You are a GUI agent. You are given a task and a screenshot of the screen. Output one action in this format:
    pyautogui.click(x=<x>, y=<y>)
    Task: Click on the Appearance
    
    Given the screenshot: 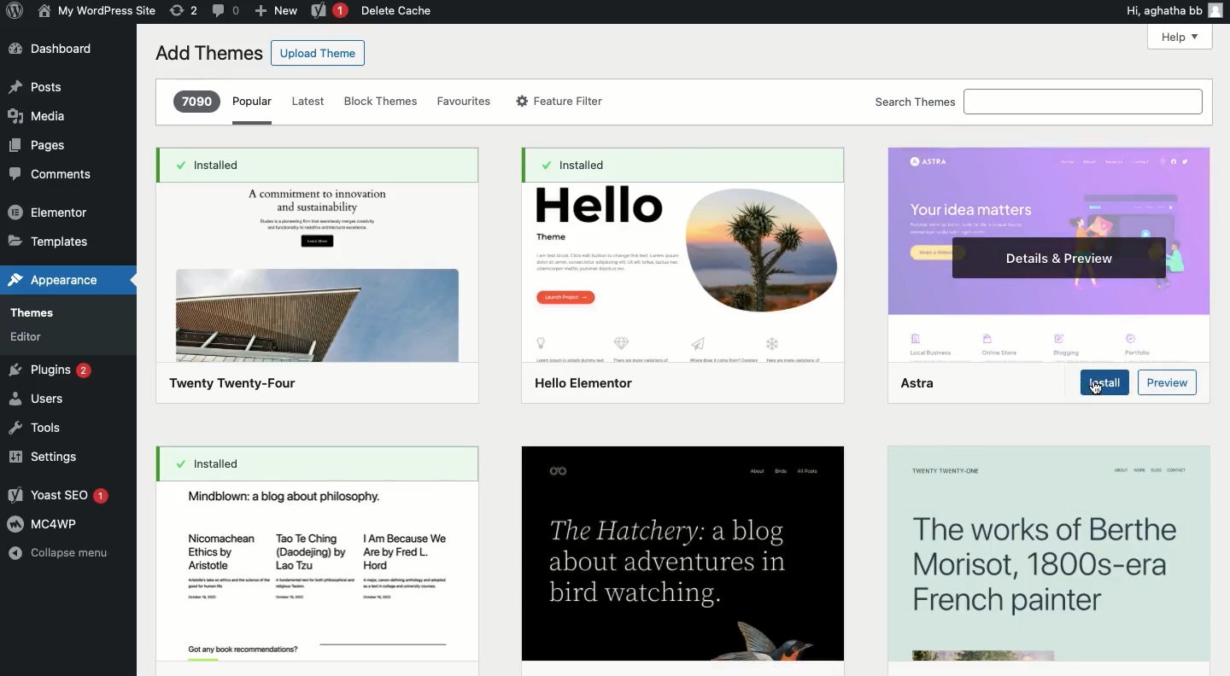 What is the action you would take?
    pyautogui.click(x=53, y=277)
    